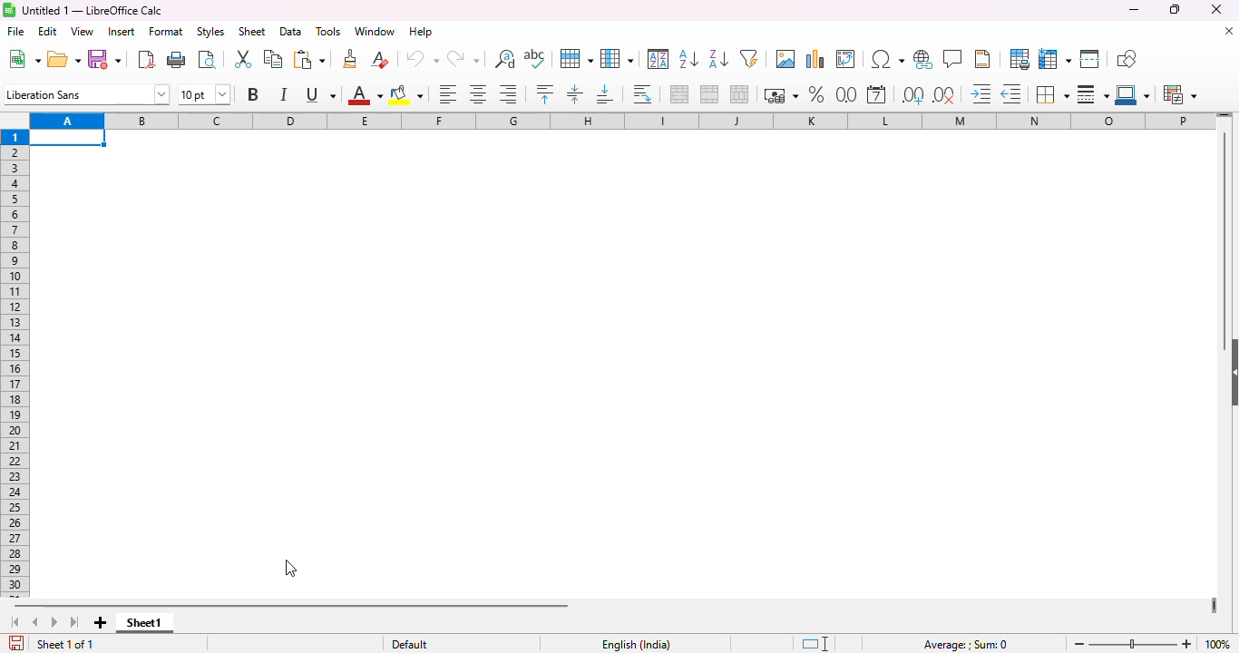 This screenshot has width=1239, height=653. What do you see at coordinates (421, 32) in the screenshot?
I see `help` at bounding box center [421, 32].